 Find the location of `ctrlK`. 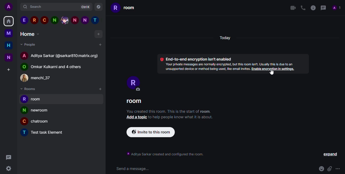

ctrlK is located at coordinates (85, 7).